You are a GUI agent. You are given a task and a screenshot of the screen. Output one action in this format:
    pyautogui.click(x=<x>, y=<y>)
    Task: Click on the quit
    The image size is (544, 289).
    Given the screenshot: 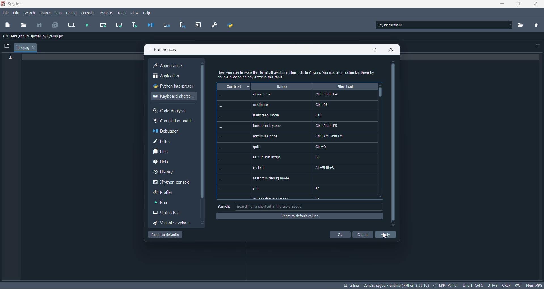 What is the action you would take?
    pyautogui.click(x=257, y=147)
    